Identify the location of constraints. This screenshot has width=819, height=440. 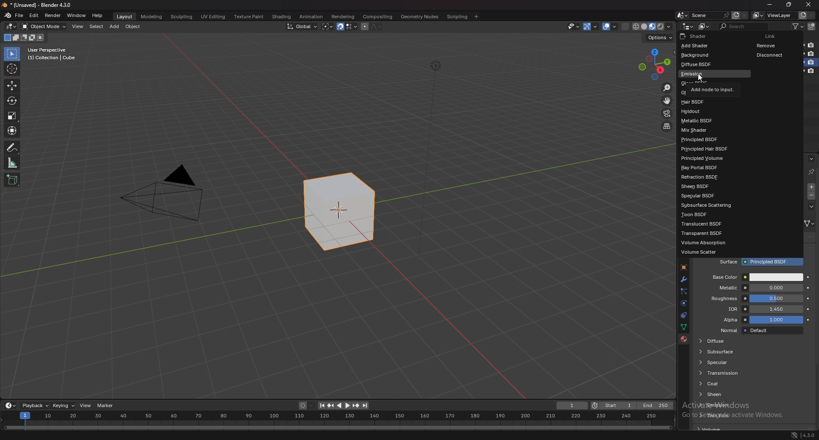
(682, 316).